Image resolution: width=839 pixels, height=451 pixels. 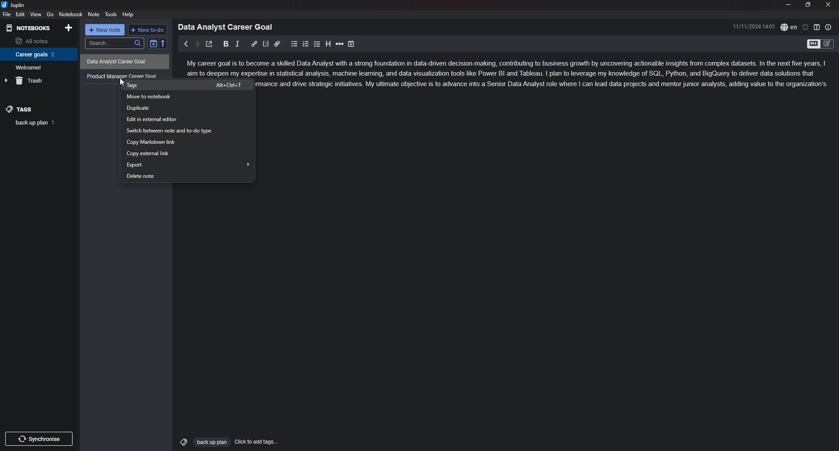 What do you see at coordinates (111, 14) in the screenshot?
I see `tools` at bounding box center [111, 14].